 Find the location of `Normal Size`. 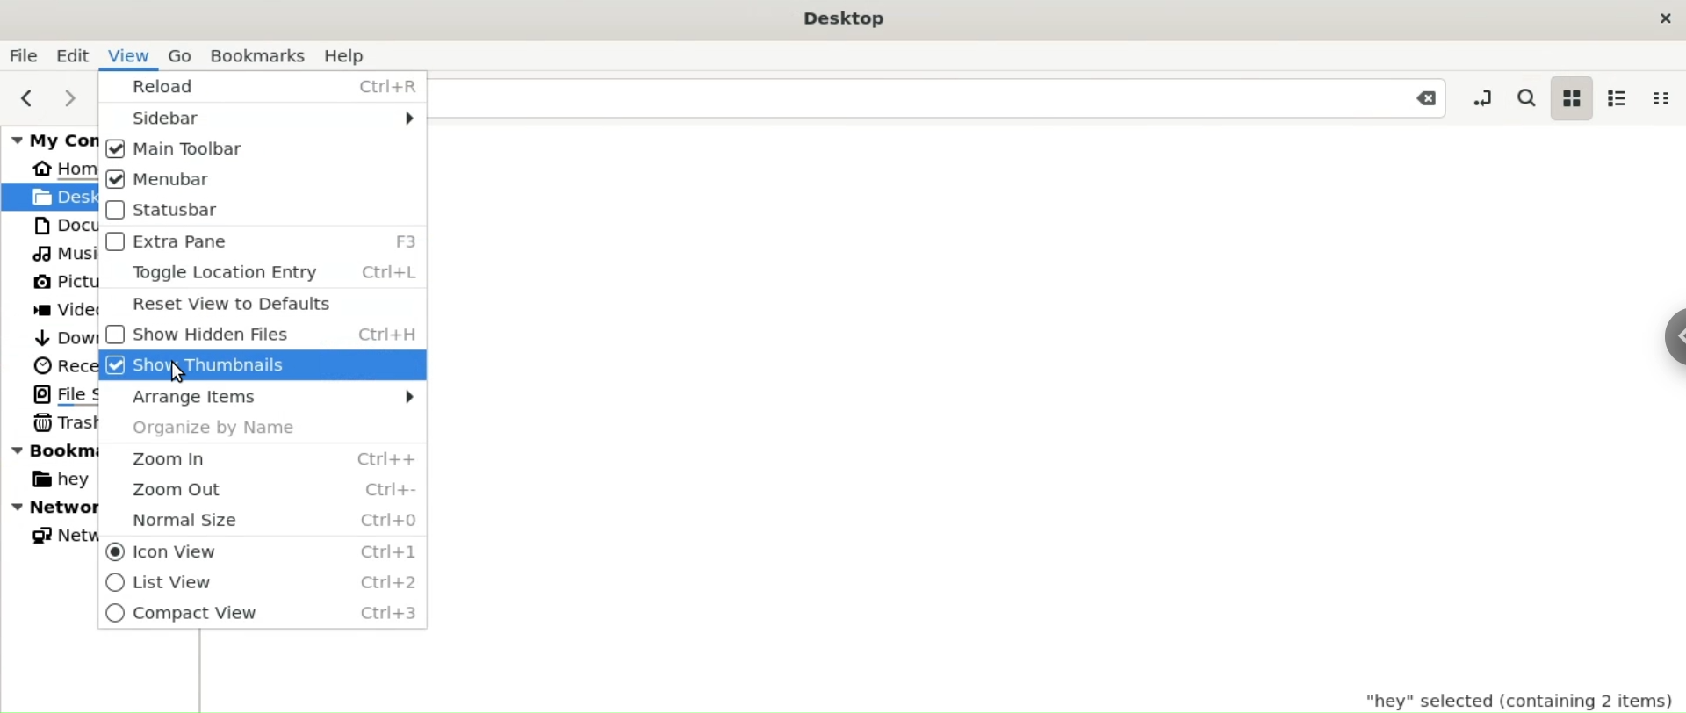

Normal Size is located at coordinates (260, 518).